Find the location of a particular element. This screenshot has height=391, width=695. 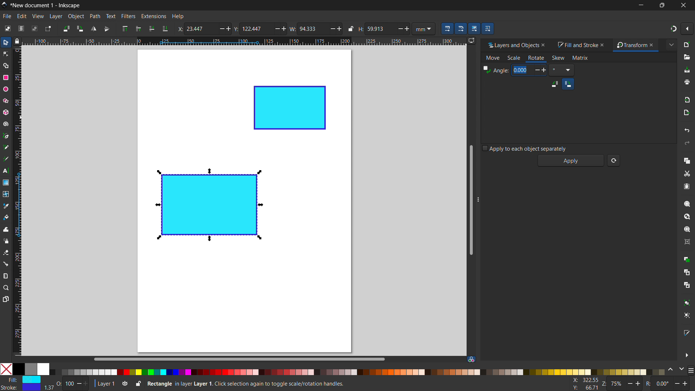

zoom selection is located at coordinates (687, 204).